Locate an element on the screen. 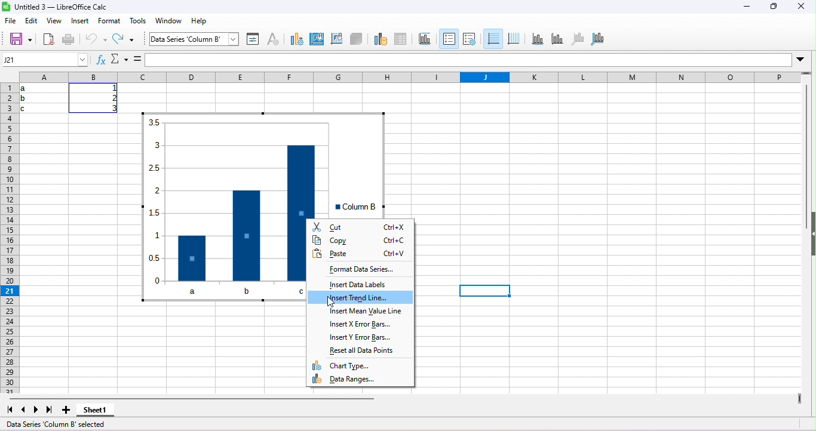 This screenshot has height=431, width=816. titles is located at coordinates (425, 39).